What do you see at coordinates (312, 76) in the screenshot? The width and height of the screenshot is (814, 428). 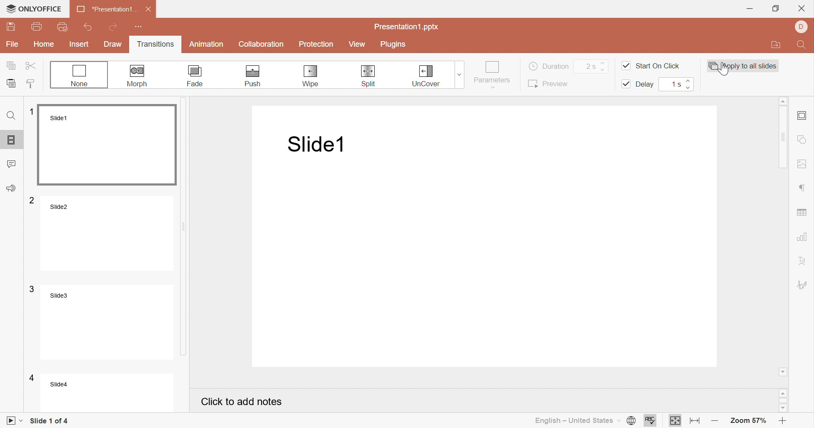 I see `Wipe` at bounding box center [312, 76].